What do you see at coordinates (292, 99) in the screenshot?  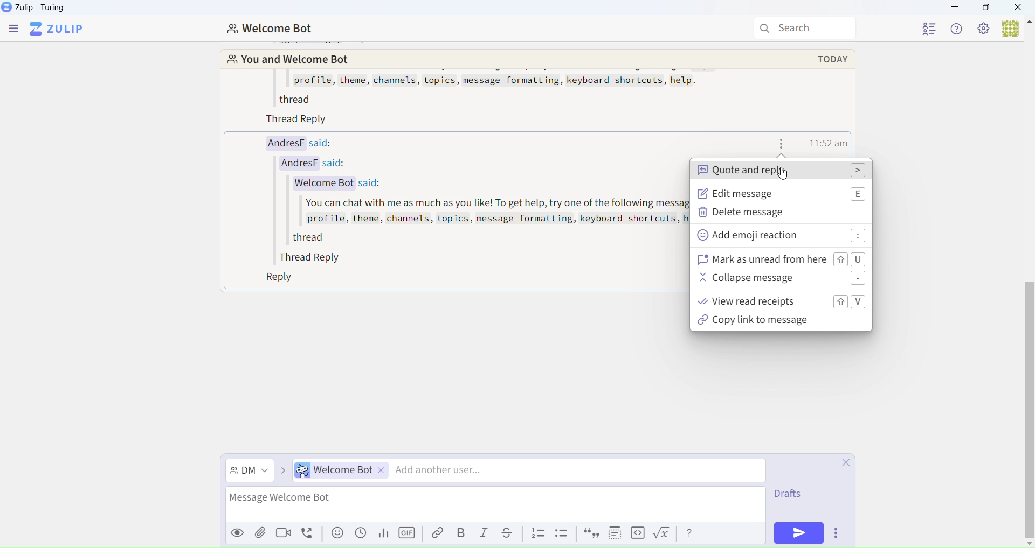 I see `thread` at bounding box center [292, 99].